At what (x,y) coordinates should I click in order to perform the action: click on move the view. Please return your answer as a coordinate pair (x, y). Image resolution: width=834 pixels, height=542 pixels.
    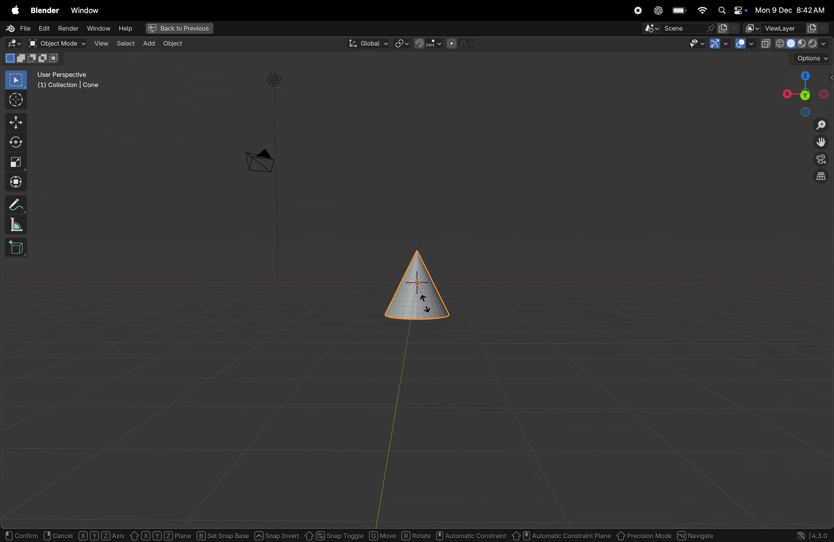
    Looking at the image, I should click on (821, 142).